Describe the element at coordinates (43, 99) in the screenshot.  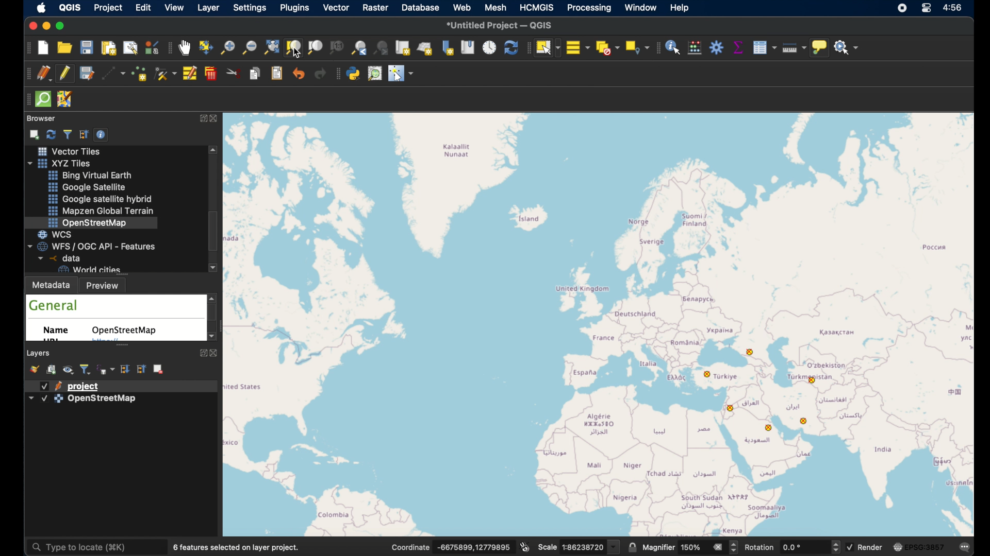
I see `quick osm` at that location.